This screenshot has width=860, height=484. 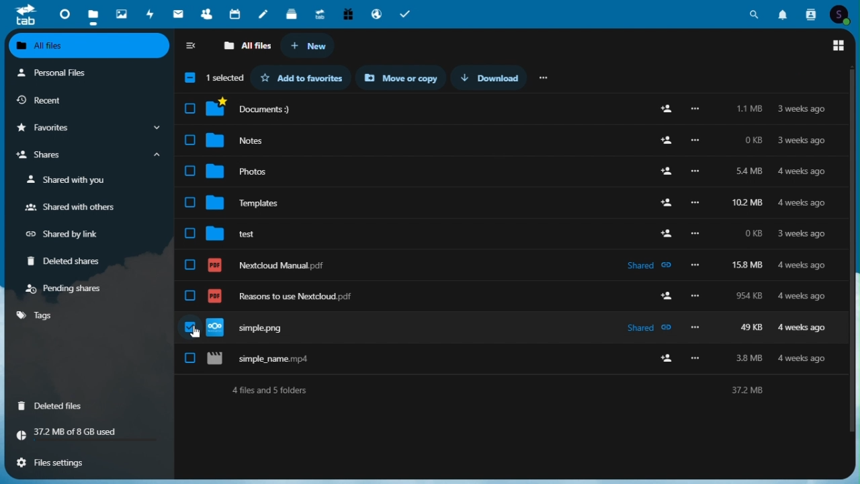 I want to click on shared with you, so click(x=69, y=180).